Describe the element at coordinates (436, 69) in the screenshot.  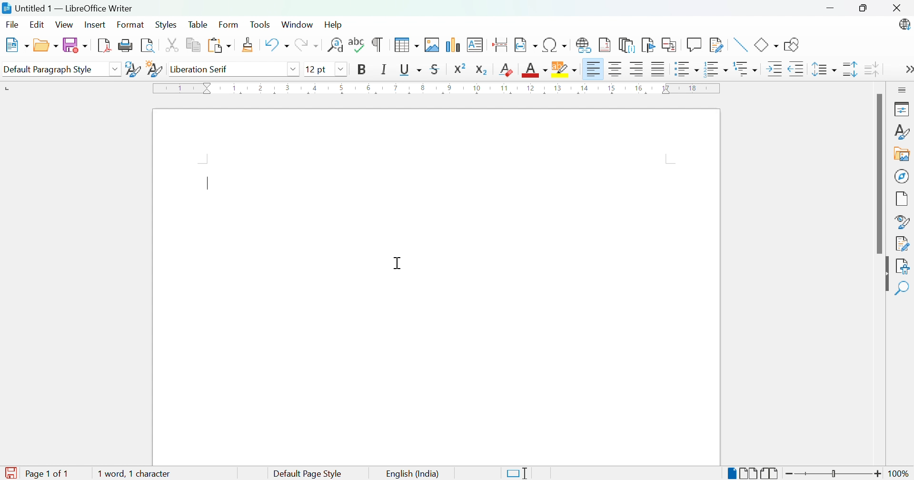
I see `Strikethrough` at that location.